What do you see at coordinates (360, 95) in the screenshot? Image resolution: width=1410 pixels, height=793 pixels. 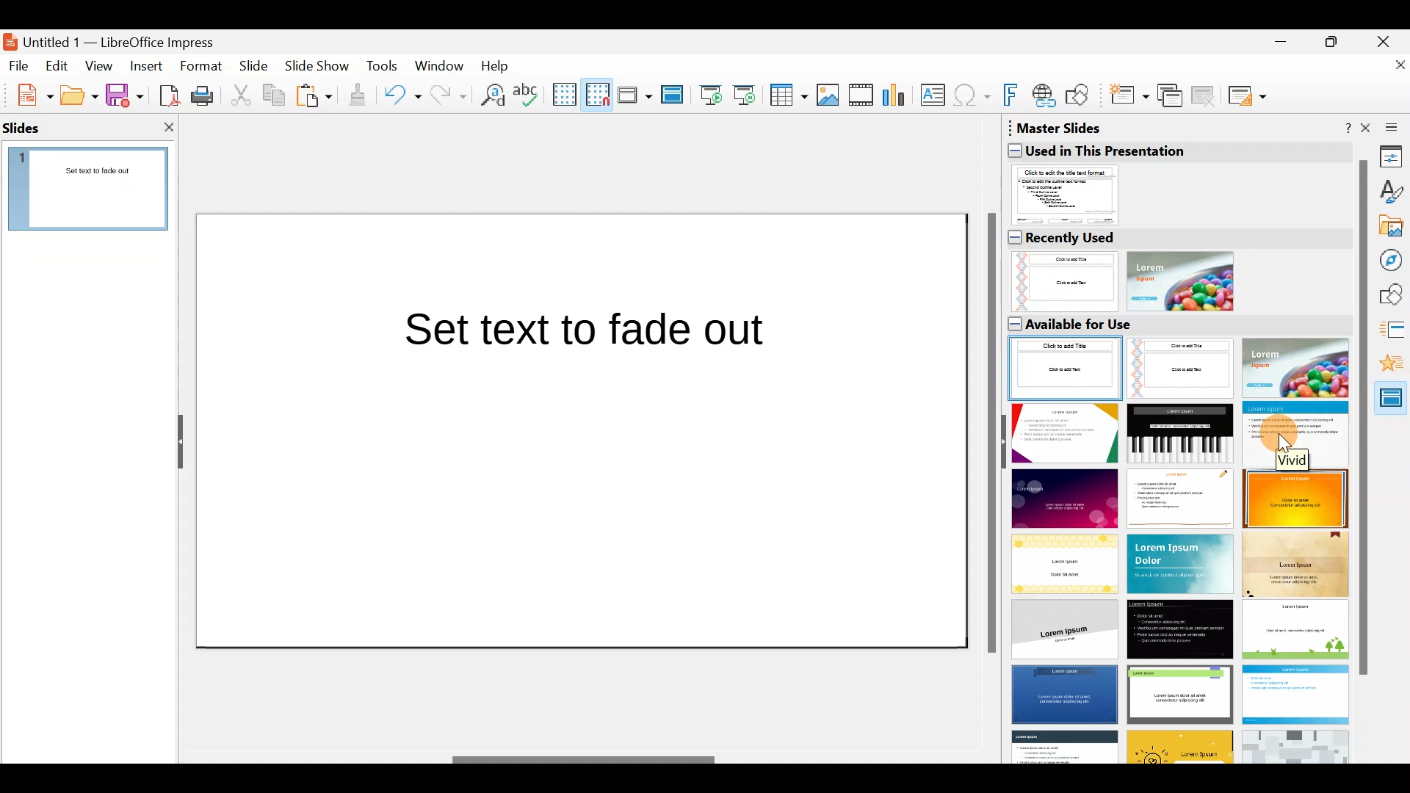 I see `Clone formatting` at bounding box center [360, 95].